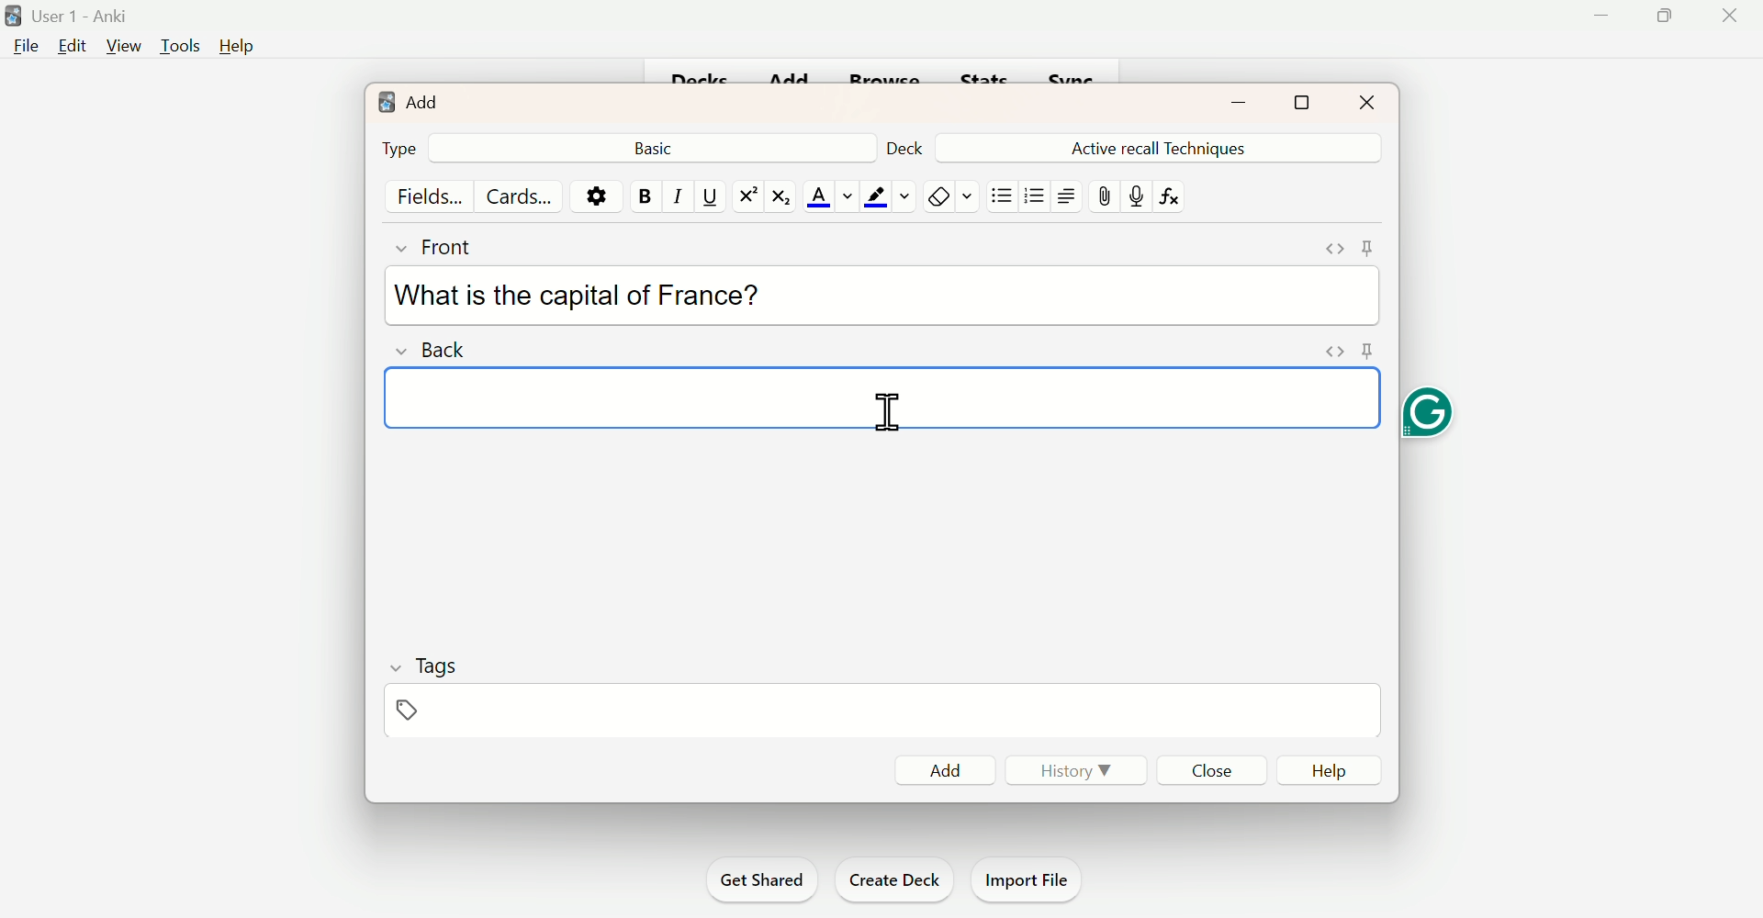  Describe the element at coordinates (571, 293) in the screenshot. I see `What is the capital of France?` at that location.